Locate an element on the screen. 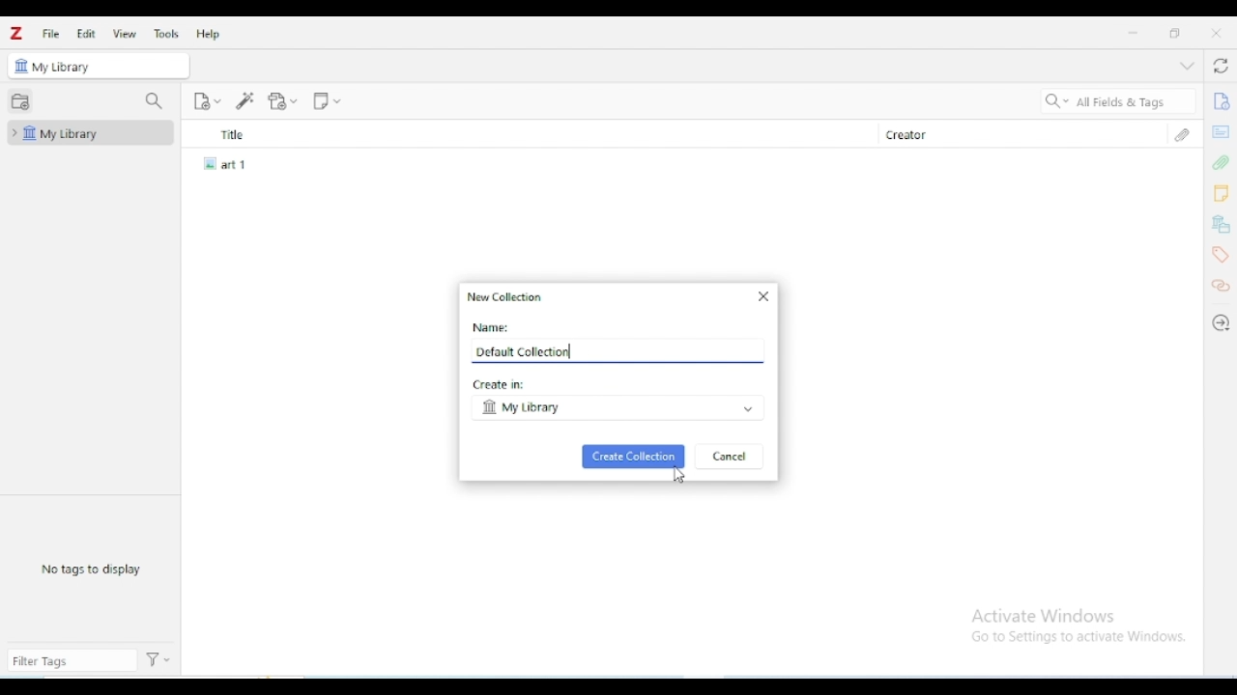  file is located at coordinates (50, 33).